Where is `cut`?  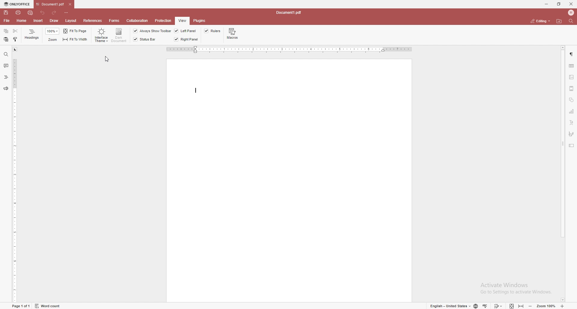 cut is located at coordinates (15, 31).